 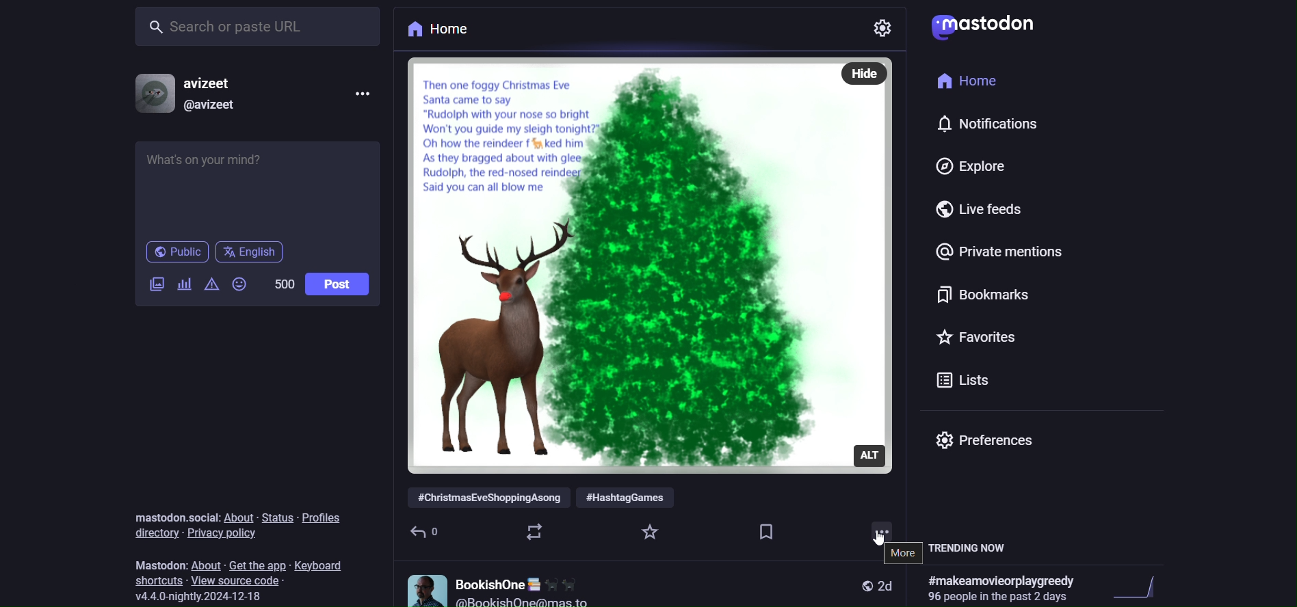 I want to click on hide, so click(x=865, y=74).